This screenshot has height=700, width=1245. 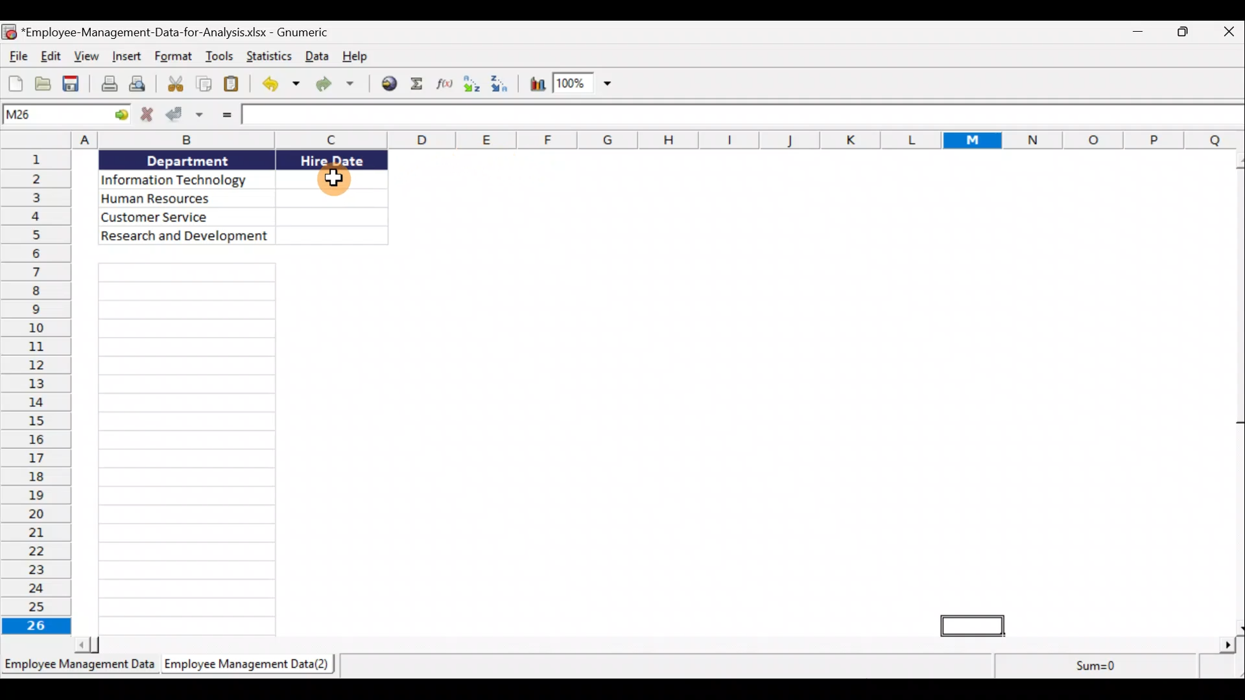 What do you see at coordinates (1230, 32) in the screenshot?
I see `Close` at bounding box center [1230, 32].